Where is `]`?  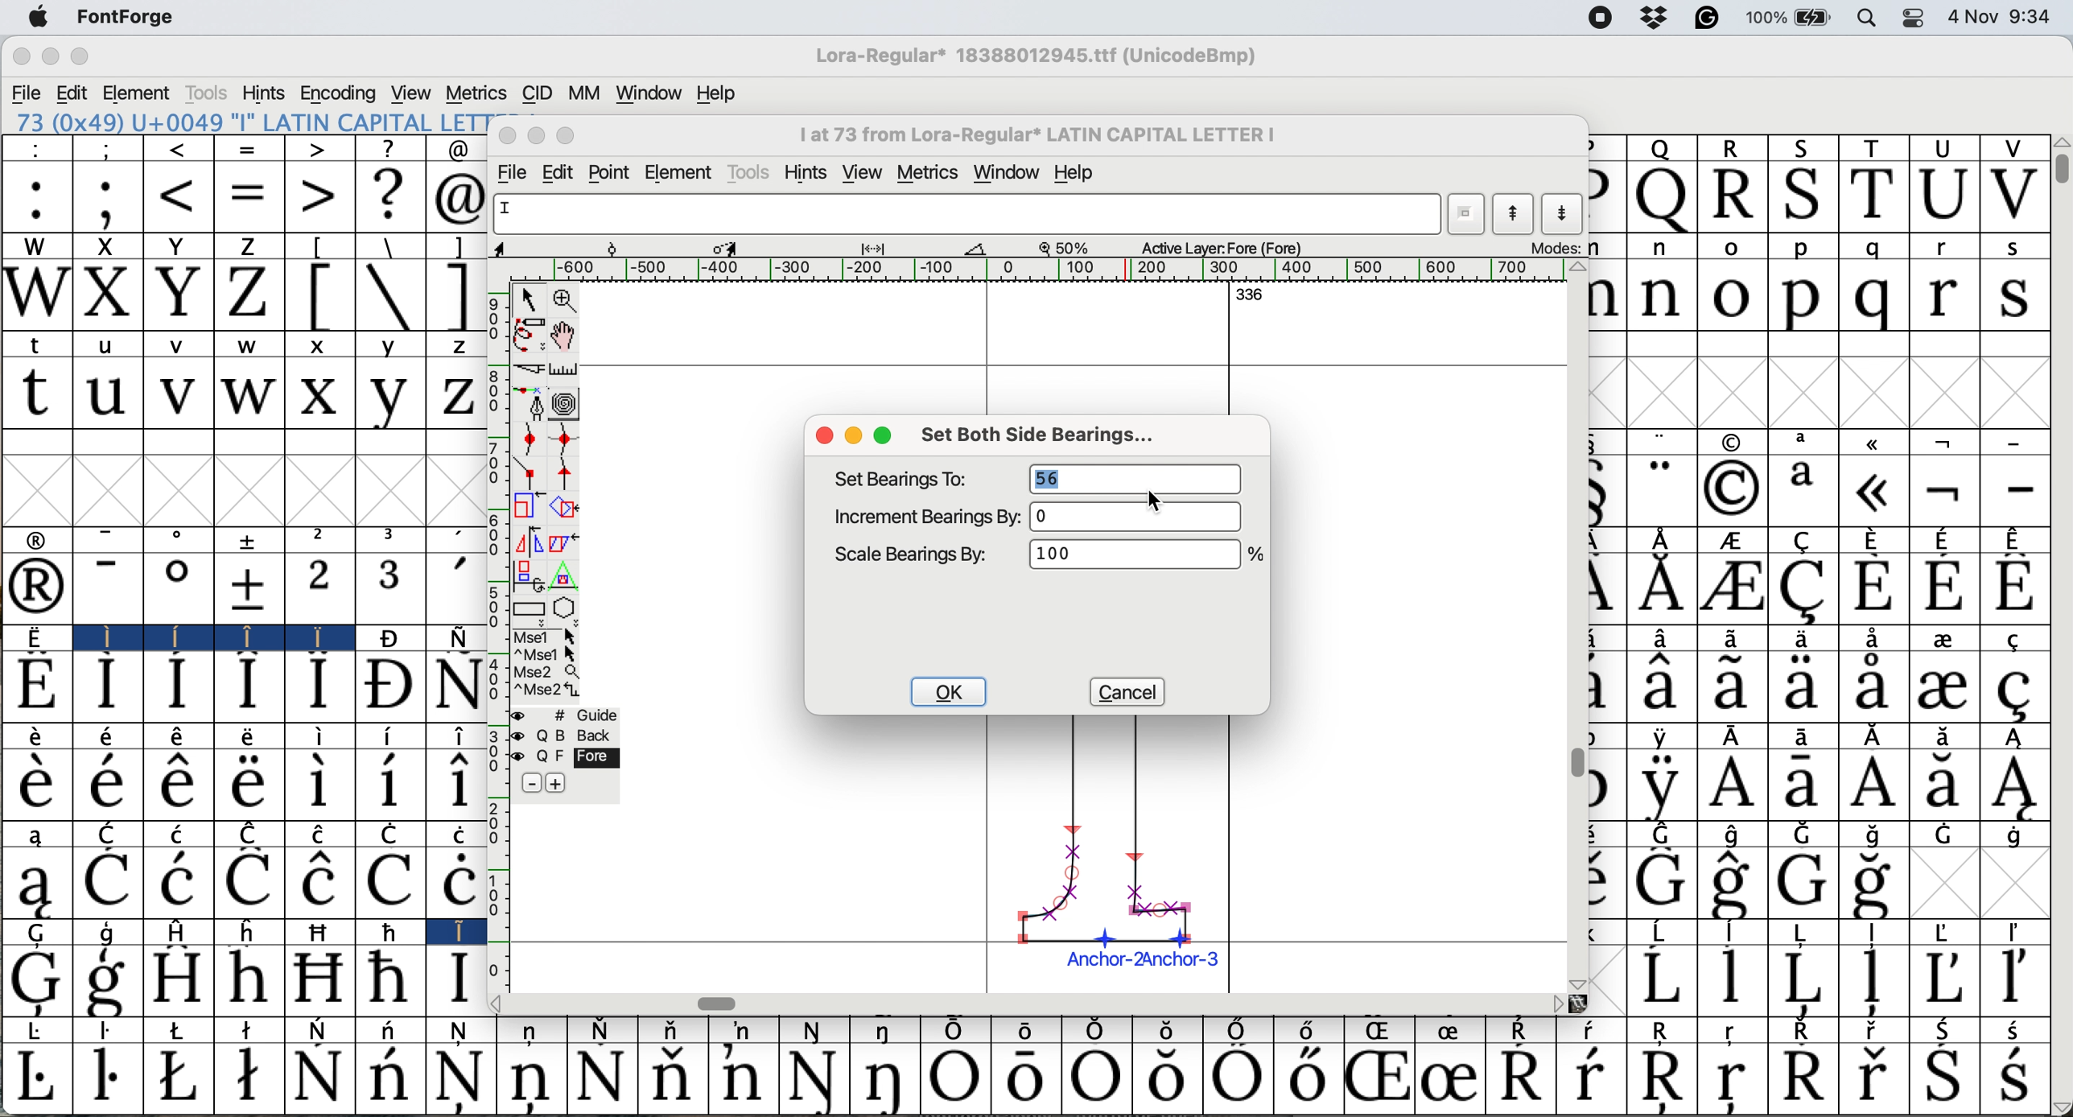 ] is located at coordinates (456, 296).